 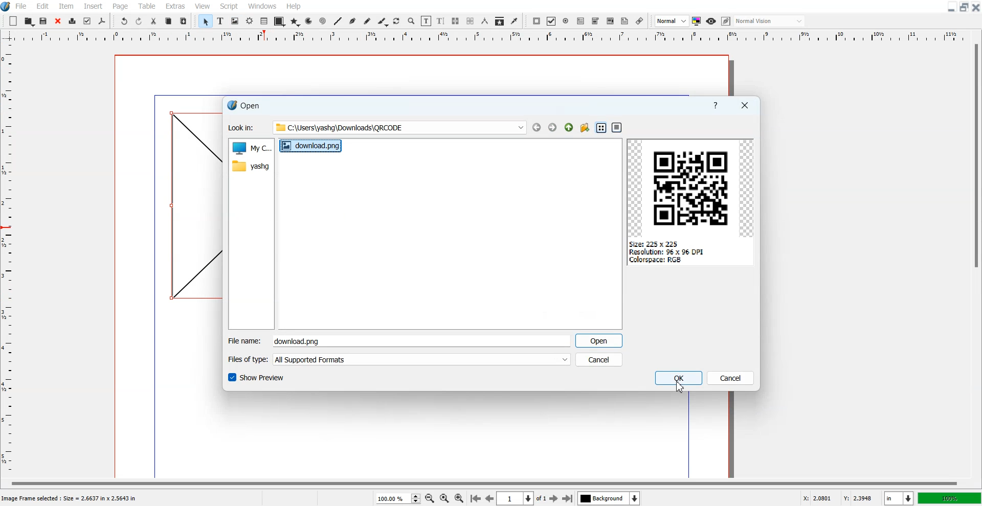 I want to click on Render frame, so click(x=250, y=21).